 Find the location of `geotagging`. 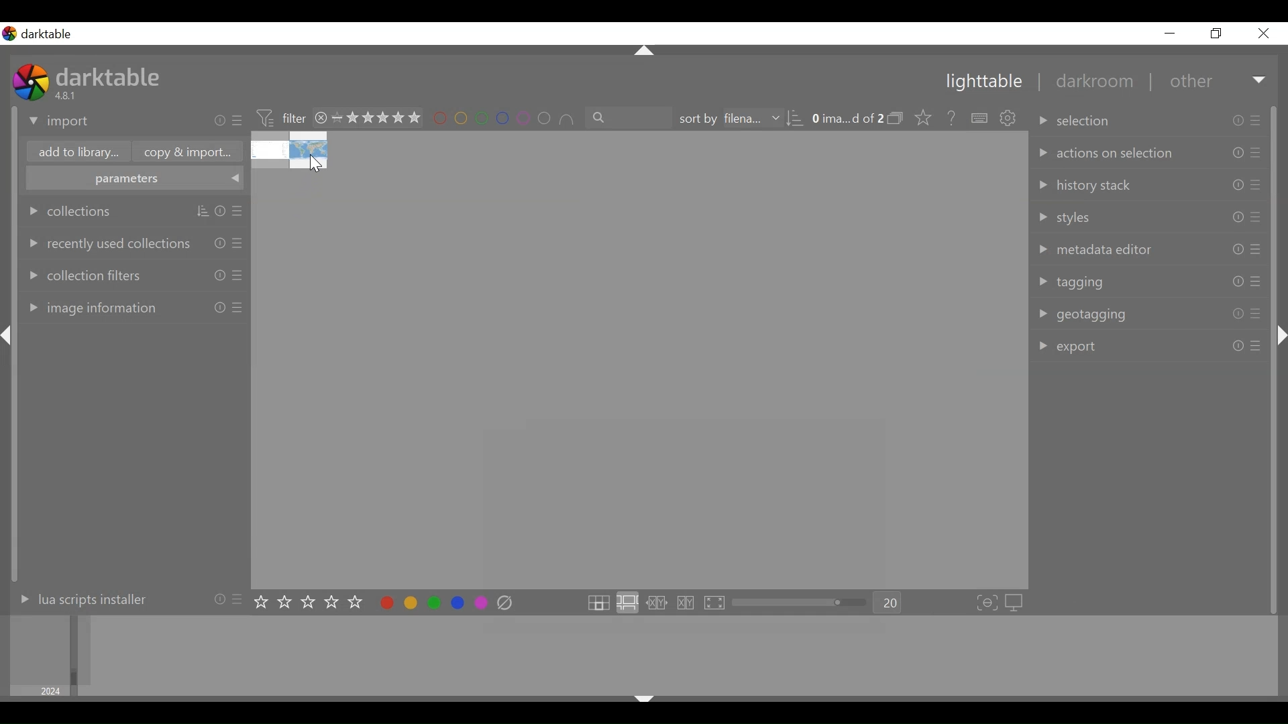

geotagging is located at coordinates (1114, 313).